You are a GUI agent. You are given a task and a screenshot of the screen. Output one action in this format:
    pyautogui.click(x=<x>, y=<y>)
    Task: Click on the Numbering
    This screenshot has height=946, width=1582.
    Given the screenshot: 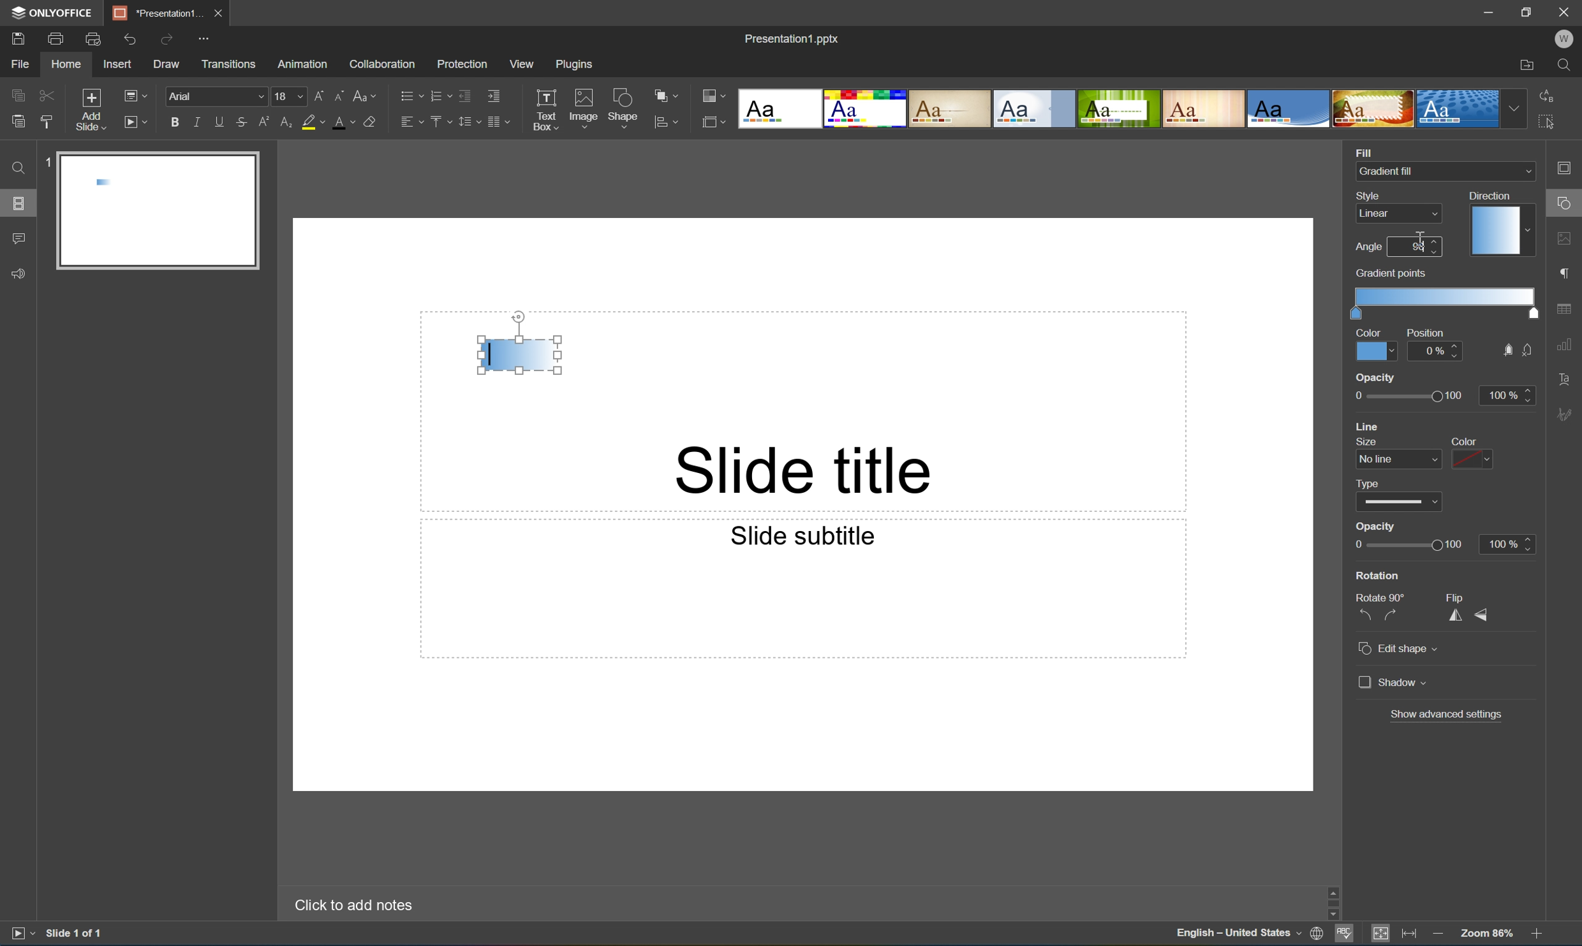 What is the action you would take?
    pyautogui.click(x=439, y=95)
    